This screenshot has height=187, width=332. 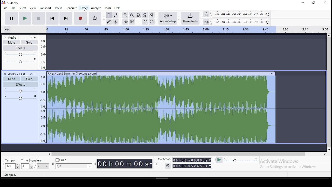 I want to click on envelope tool, so click(x=115, y=15).